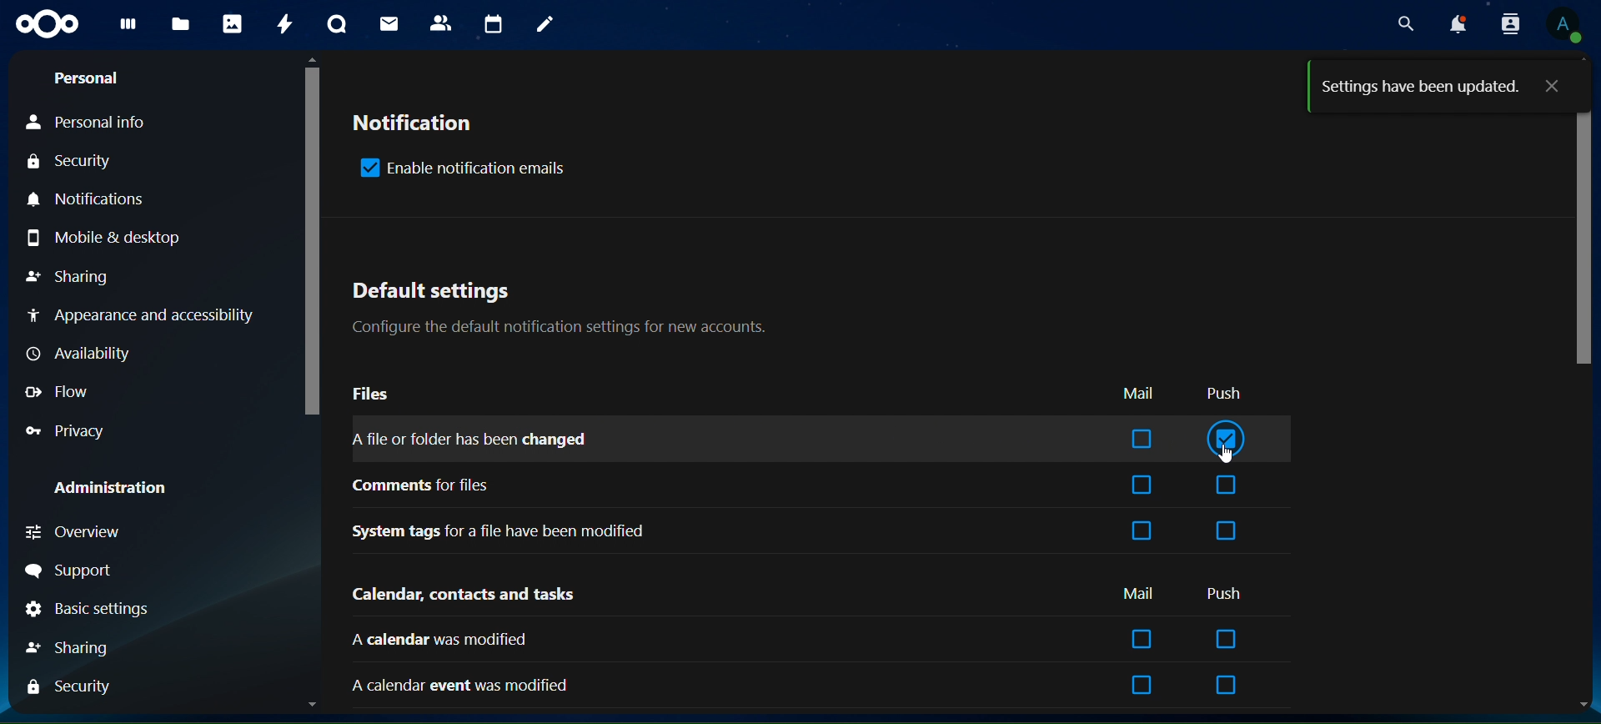 The height and width of the screenshot is (724, 1601). What do you see at coordinates (1142, 440) in the screenshot?
I see `box` at bounding box center [1142, 440].